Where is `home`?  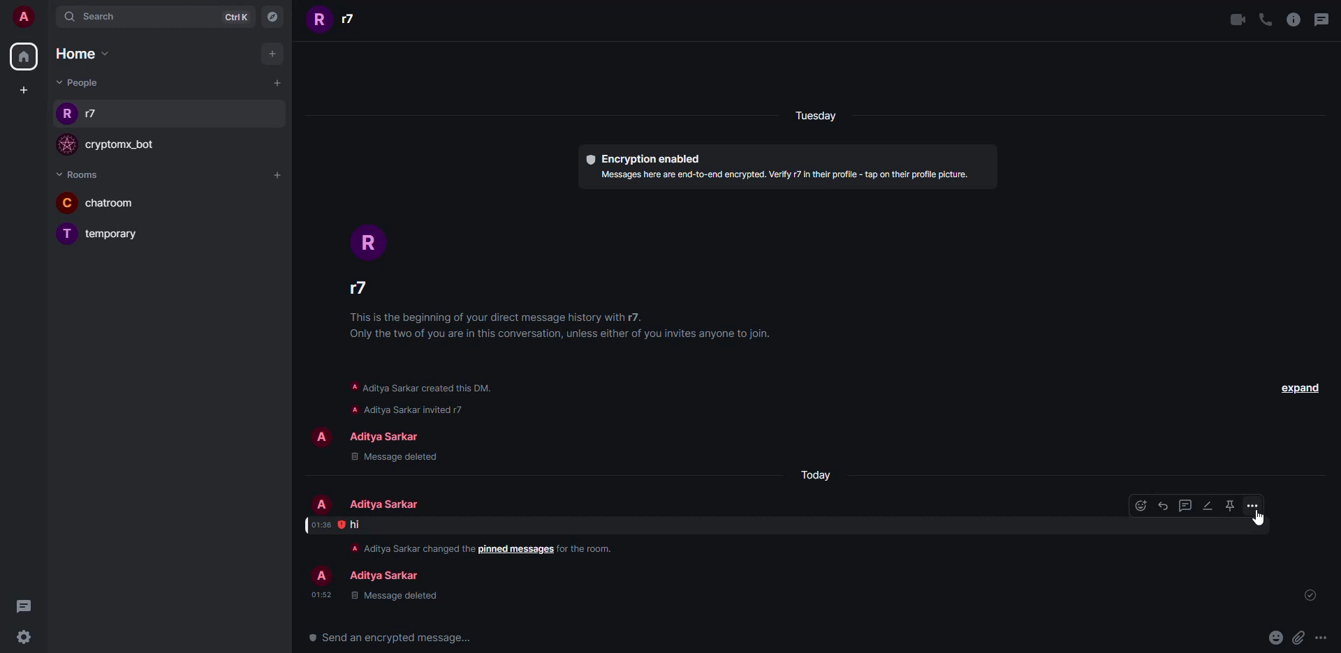 home is located at coordinates (82, 54).